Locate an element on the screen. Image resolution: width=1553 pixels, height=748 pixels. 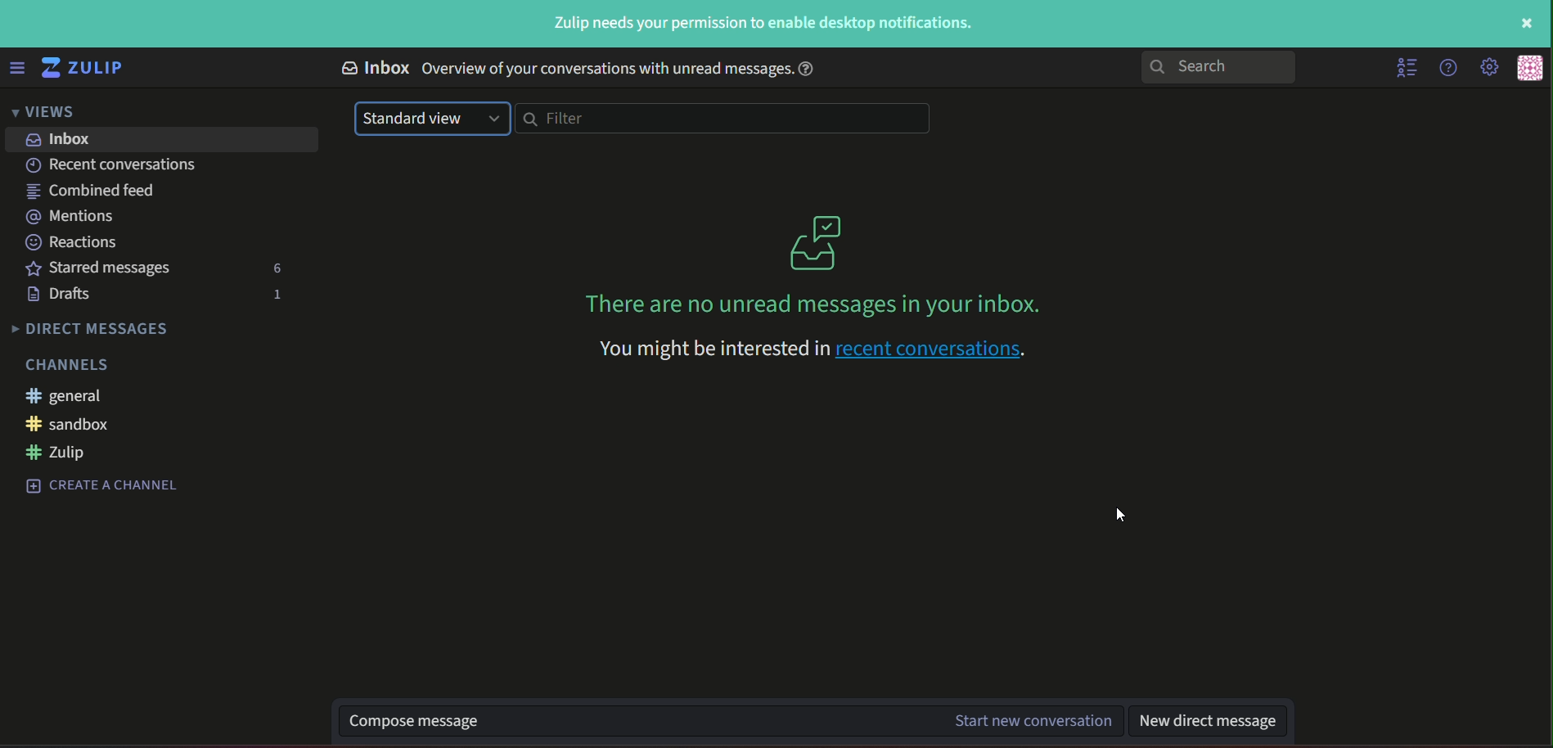
create a channel is located at coordinates (106, 485).